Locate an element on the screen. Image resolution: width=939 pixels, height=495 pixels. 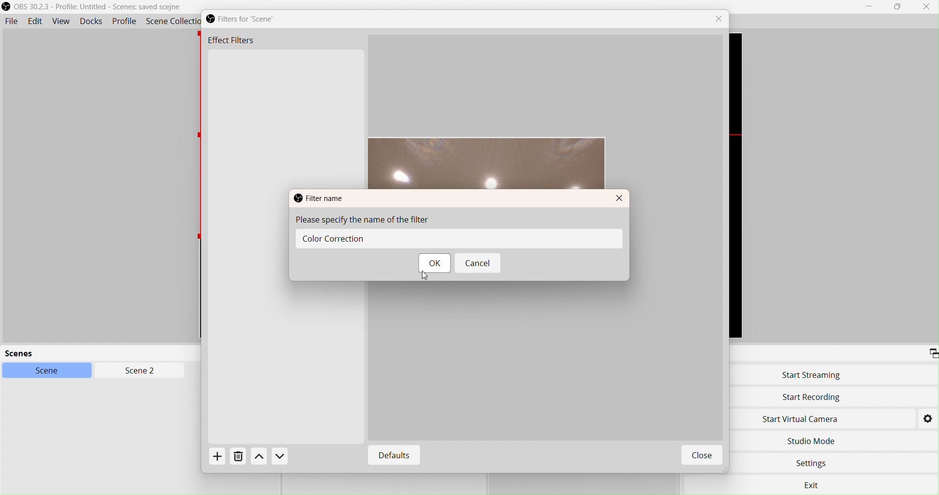
Cancel is located at coordinates (479, 265).